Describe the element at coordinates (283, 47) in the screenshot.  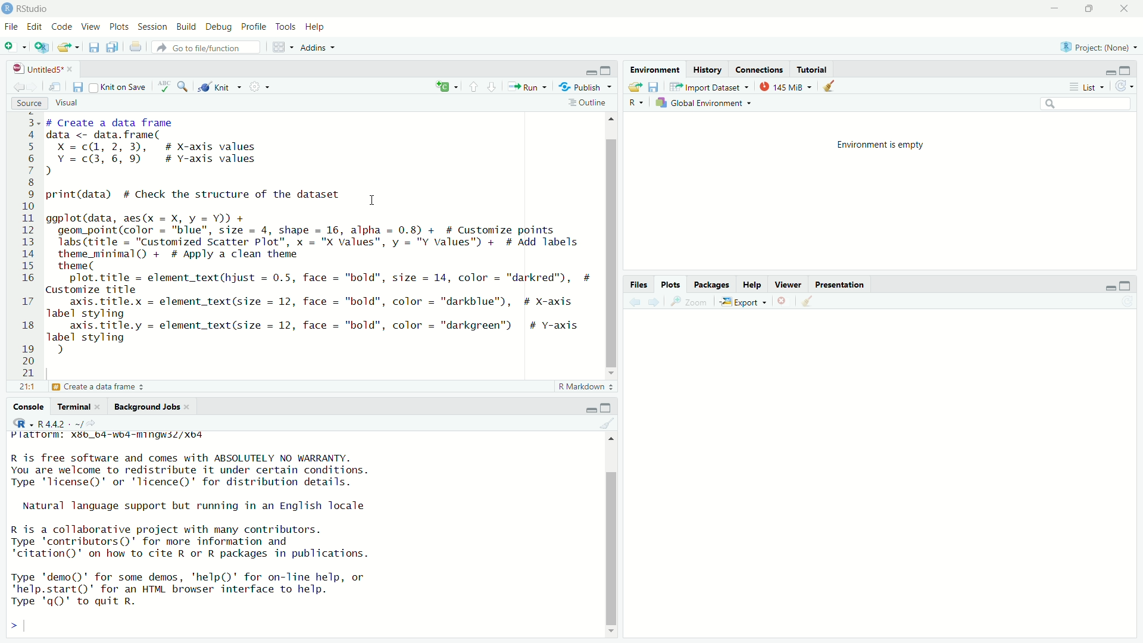
I see `Workspaces pane` at that location.